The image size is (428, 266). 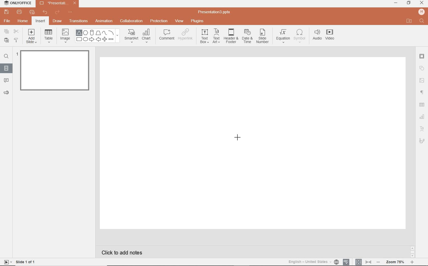 What do you see at coordinates (180, 21) in the screenshot?
I see `VIEW` at bounding box center [180, 21].